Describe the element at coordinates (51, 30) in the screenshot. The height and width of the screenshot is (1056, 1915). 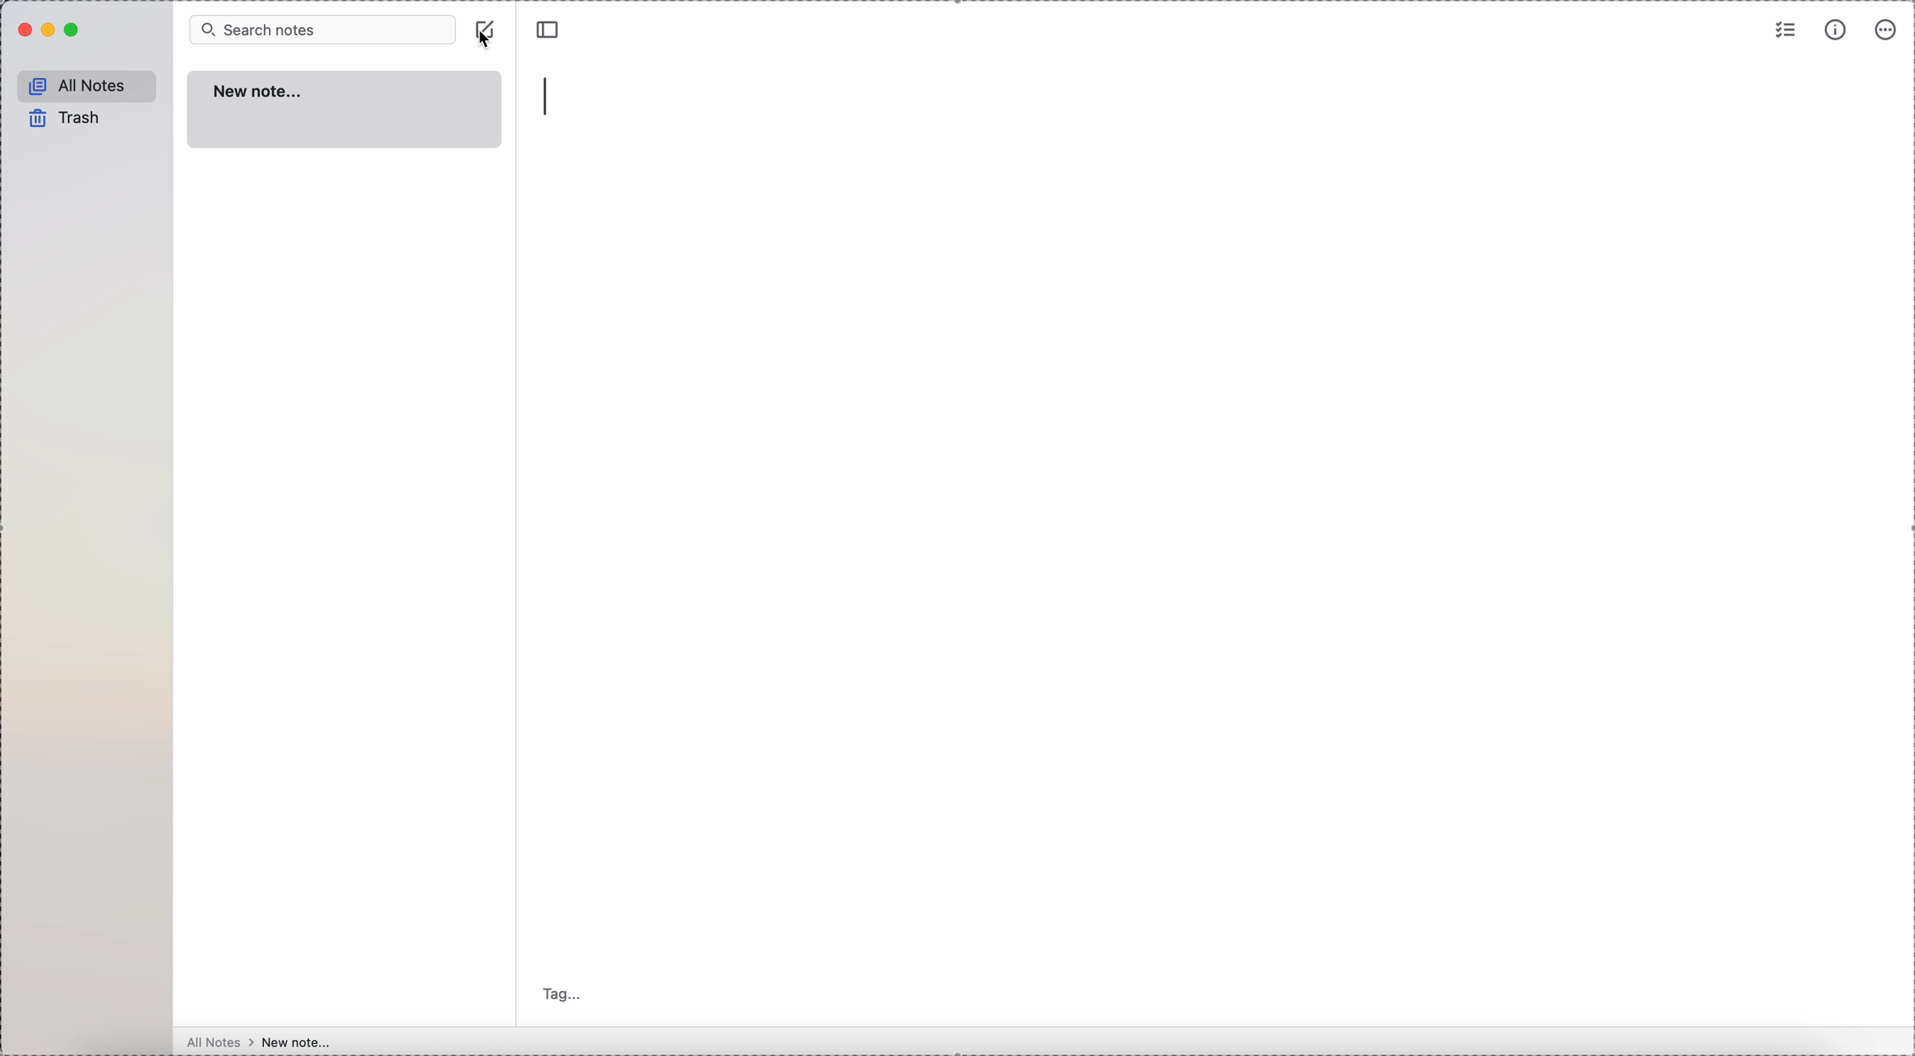
I see `minimize Simplenote` at that location.